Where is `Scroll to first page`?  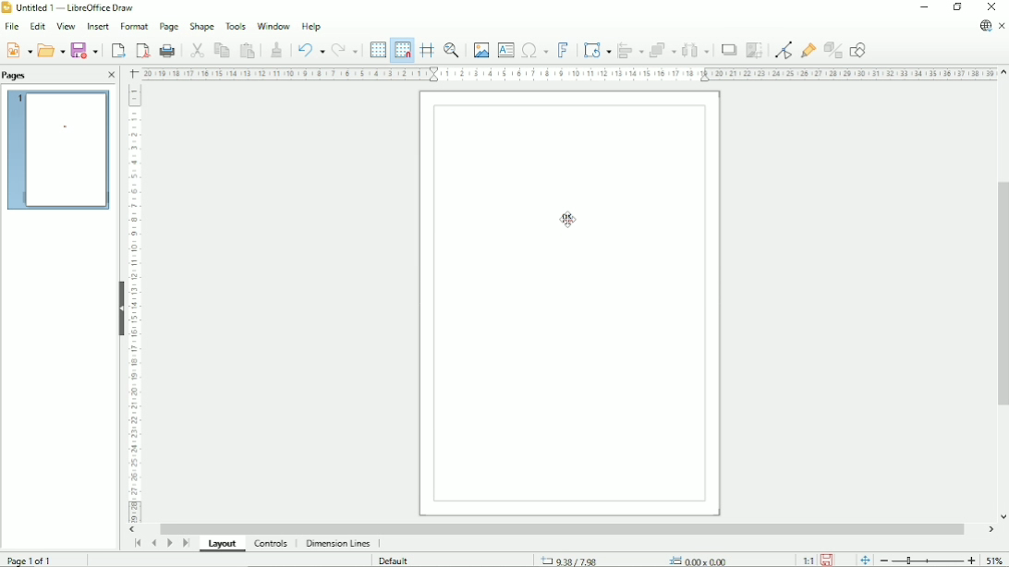 Scroll to first page is located at coordinates (137, 543).